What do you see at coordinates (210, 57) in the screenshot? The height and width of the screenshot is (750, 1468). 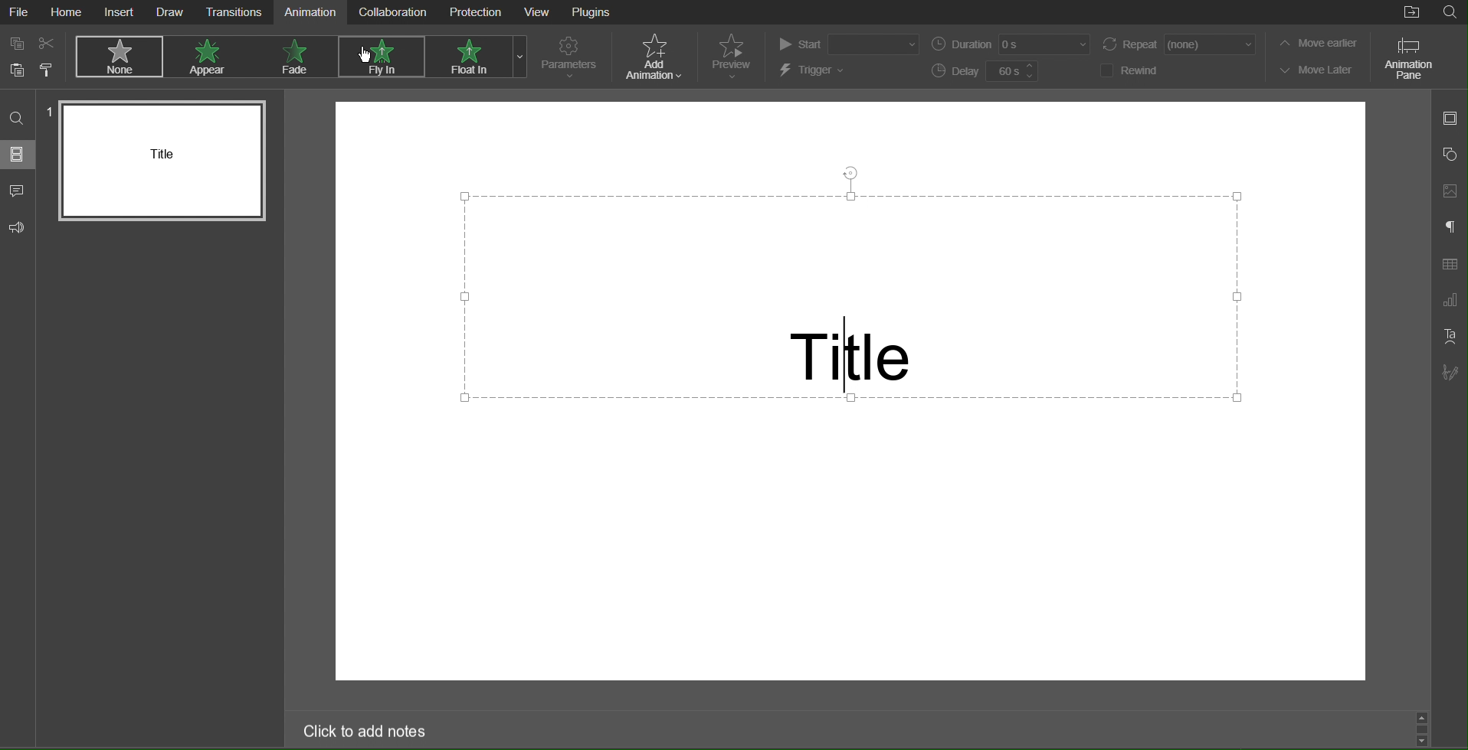 I see `Appear` at bounding box center [210, 57].